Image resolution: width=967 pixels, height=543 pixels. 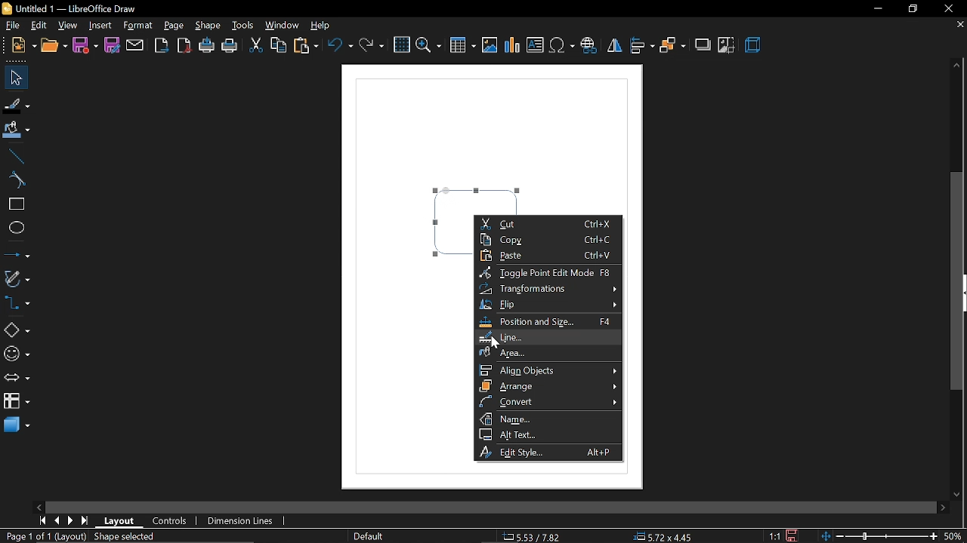 What do you see at coordinates (672, 48) in the screenshot?
I see `arrange` at bounding box center [672, 48].